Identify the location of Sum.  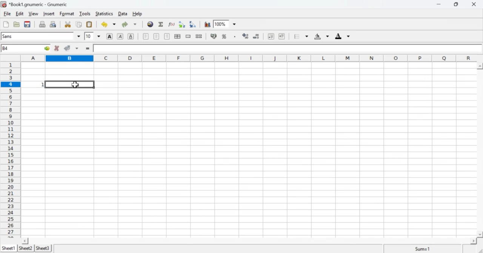
(424, 248).